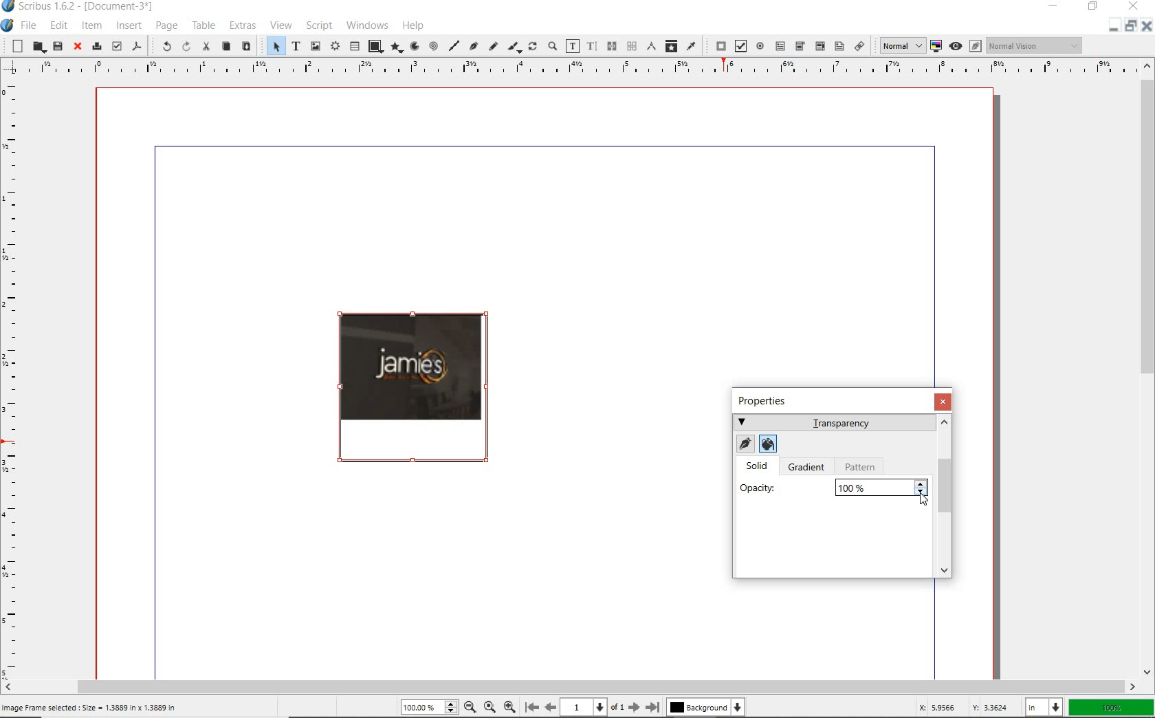  What do you see at coordinates (91, 707) in the screenshot?
I see `INSERT AN IMAGE FRAME` at bounding box center [91, 707].